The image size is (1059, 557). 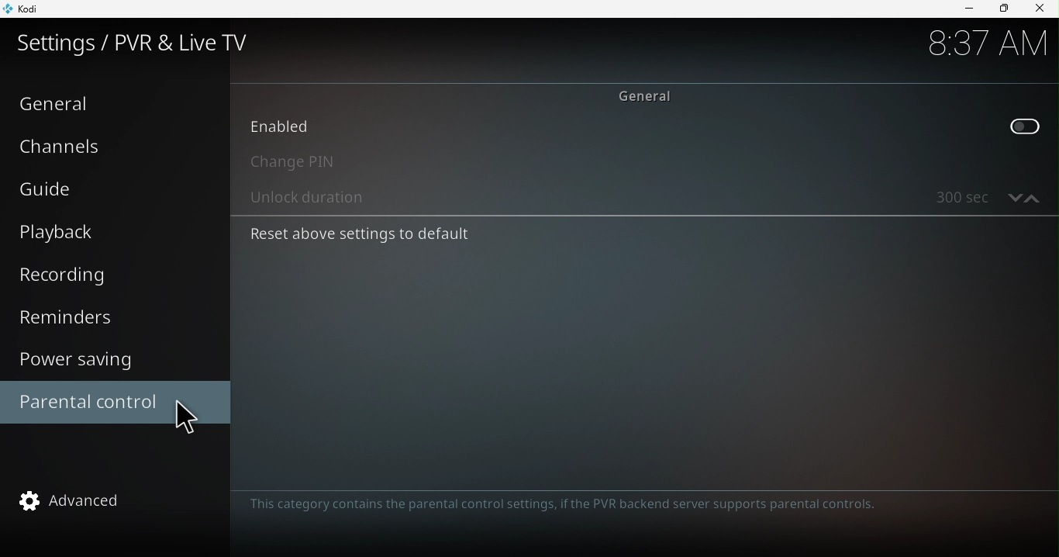 I want to click on Kodi icon, so click(x=32, y=8).